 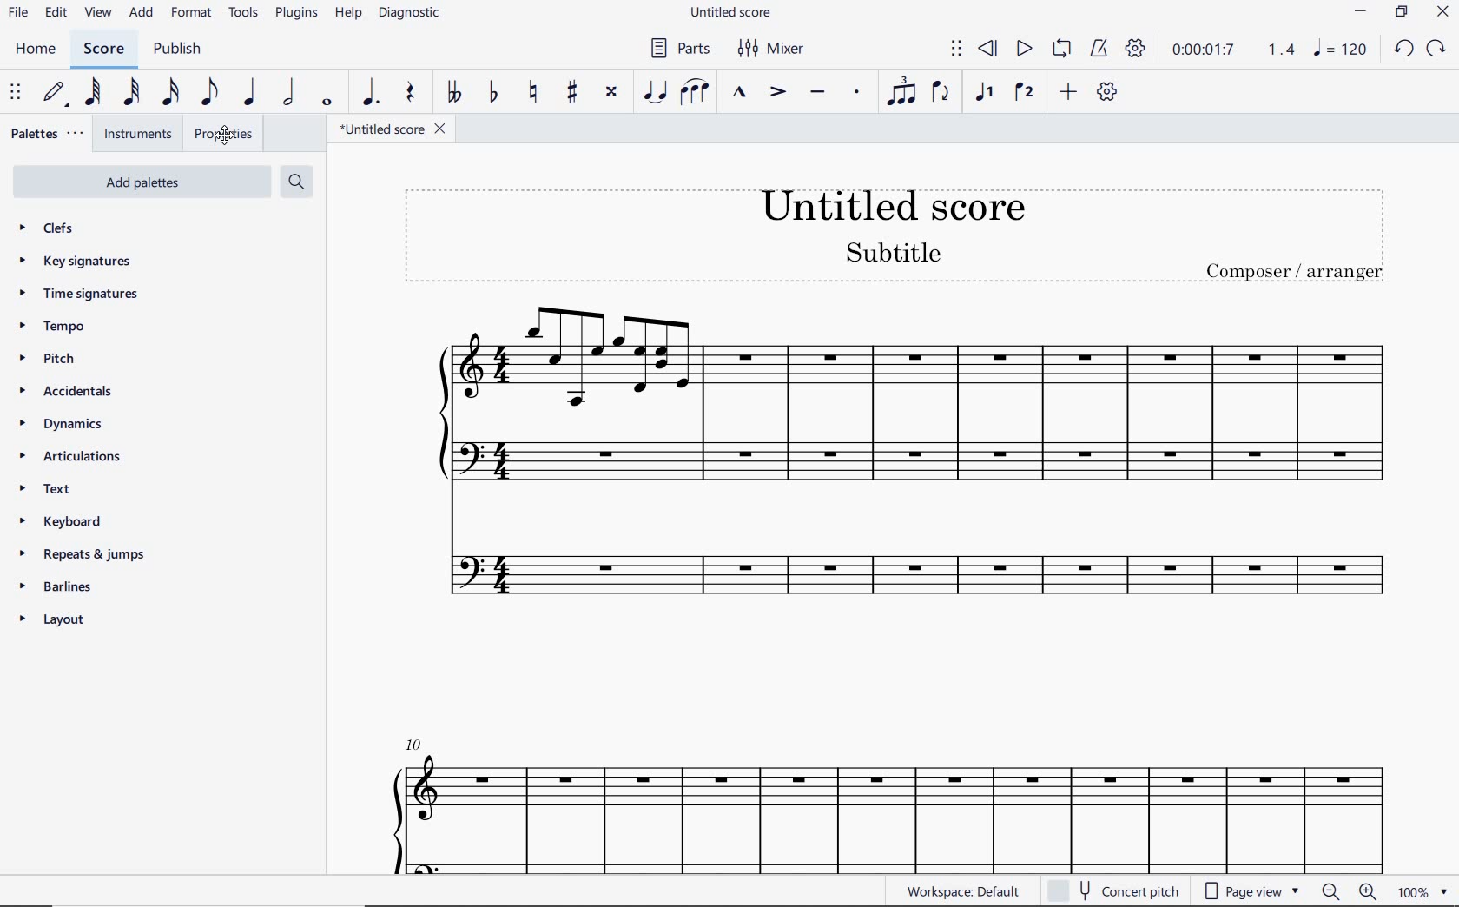 I want to click on TOGGLE FLAT, so click(x=492, y=90).